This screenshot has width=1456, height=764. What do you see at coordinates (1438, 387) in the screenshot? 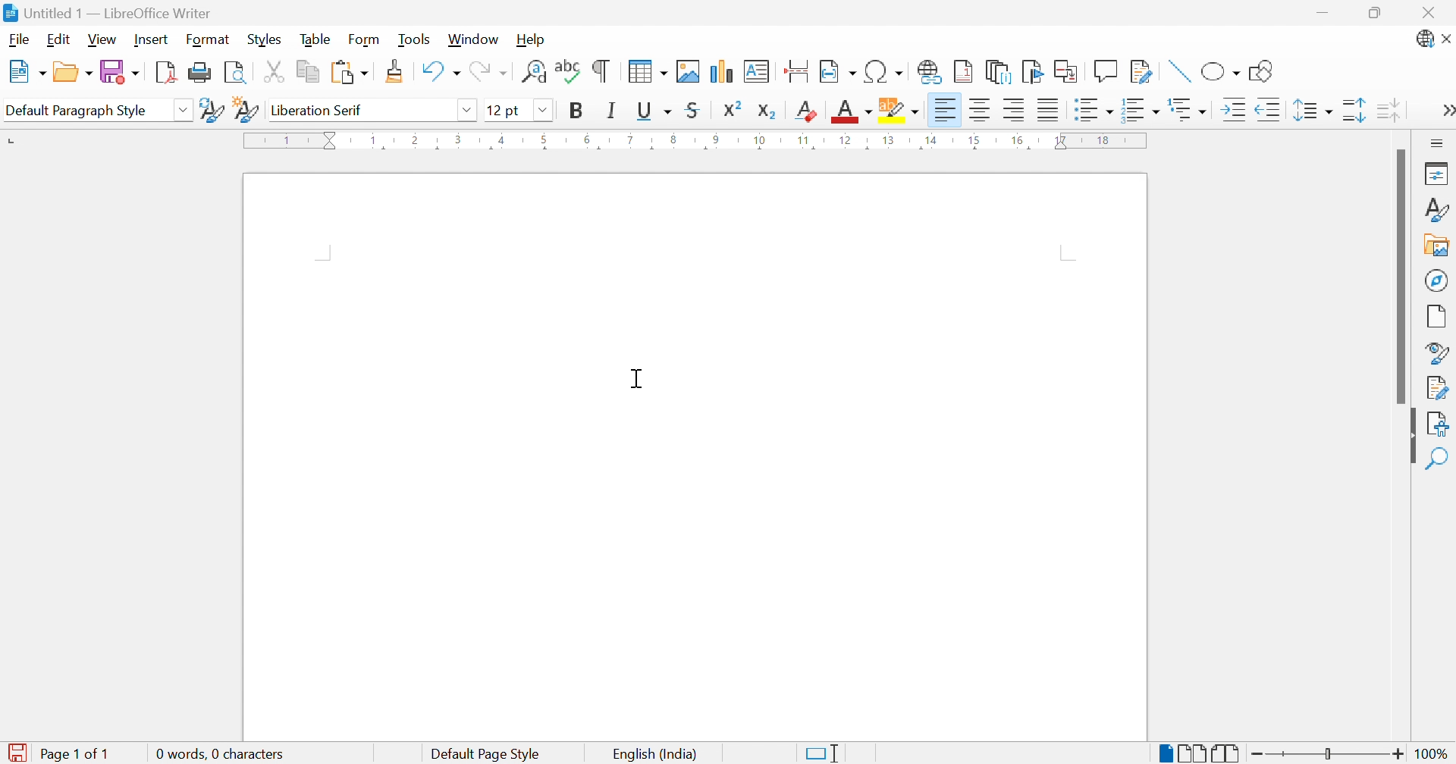
I see `Manage check` at bounding box center [1438, 387].